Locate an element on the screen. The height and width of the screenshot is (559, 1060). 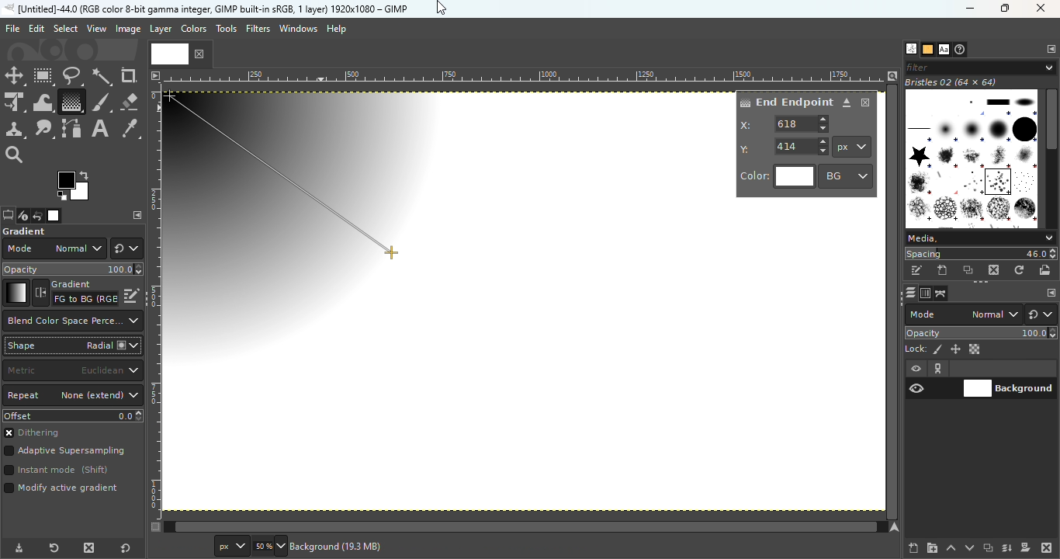
Raise this layer one step in the layer stack is located at coordinates (951, 548).